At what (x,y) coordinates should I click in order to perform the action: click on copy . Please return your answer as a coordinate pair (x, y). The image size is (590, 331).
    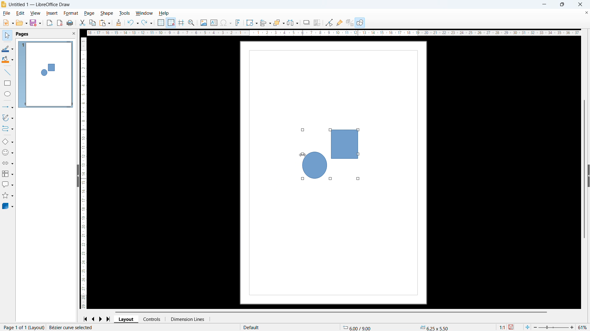
    Looking at the image, I should click on (93, 23).